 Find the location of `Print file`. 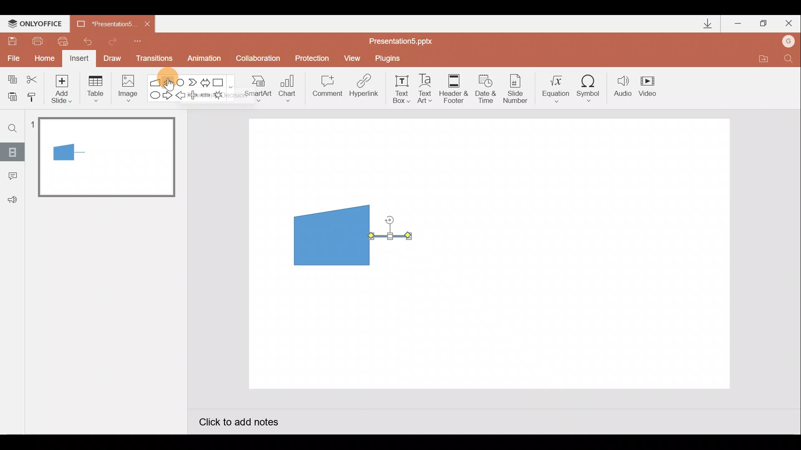

Print file is located at coordinates (36, 40).